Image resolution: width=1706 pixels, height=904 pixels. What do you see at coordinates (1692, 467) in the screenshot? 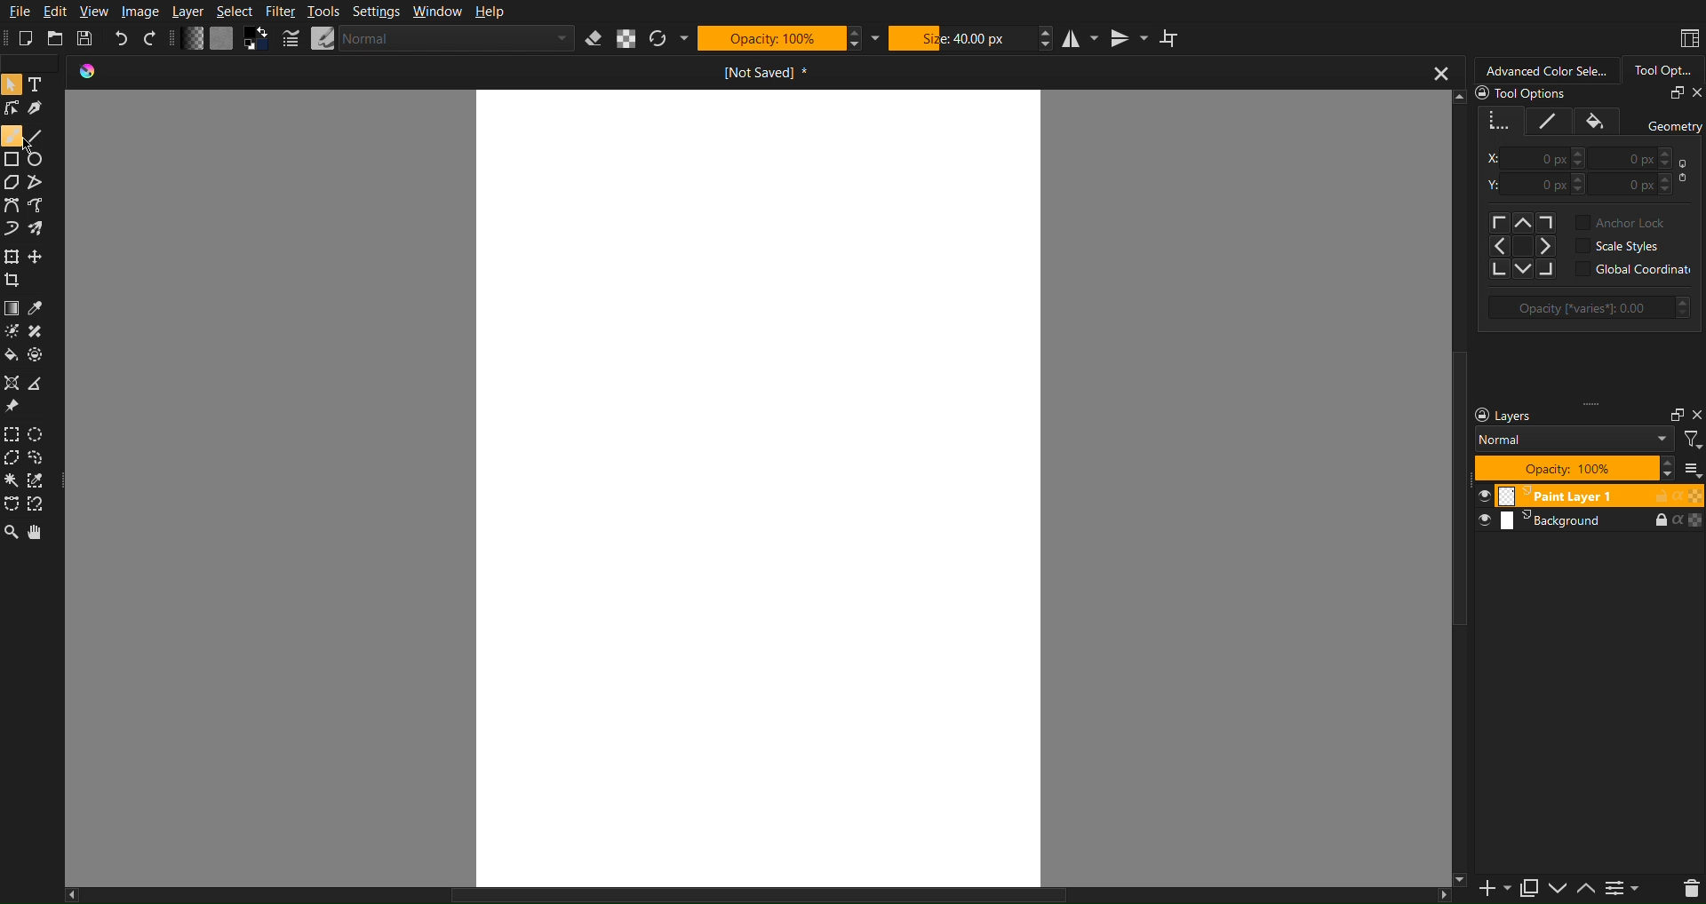
I see `All Layers` at bounding box center [1692, 467].